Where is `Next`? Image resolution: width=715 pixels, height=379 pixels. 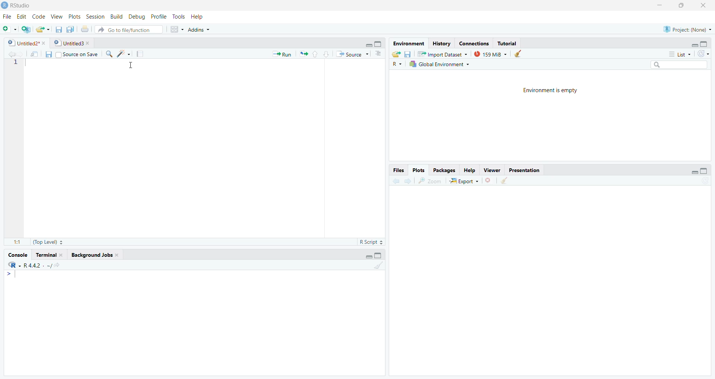
Next is located at coordinates (406, 182).